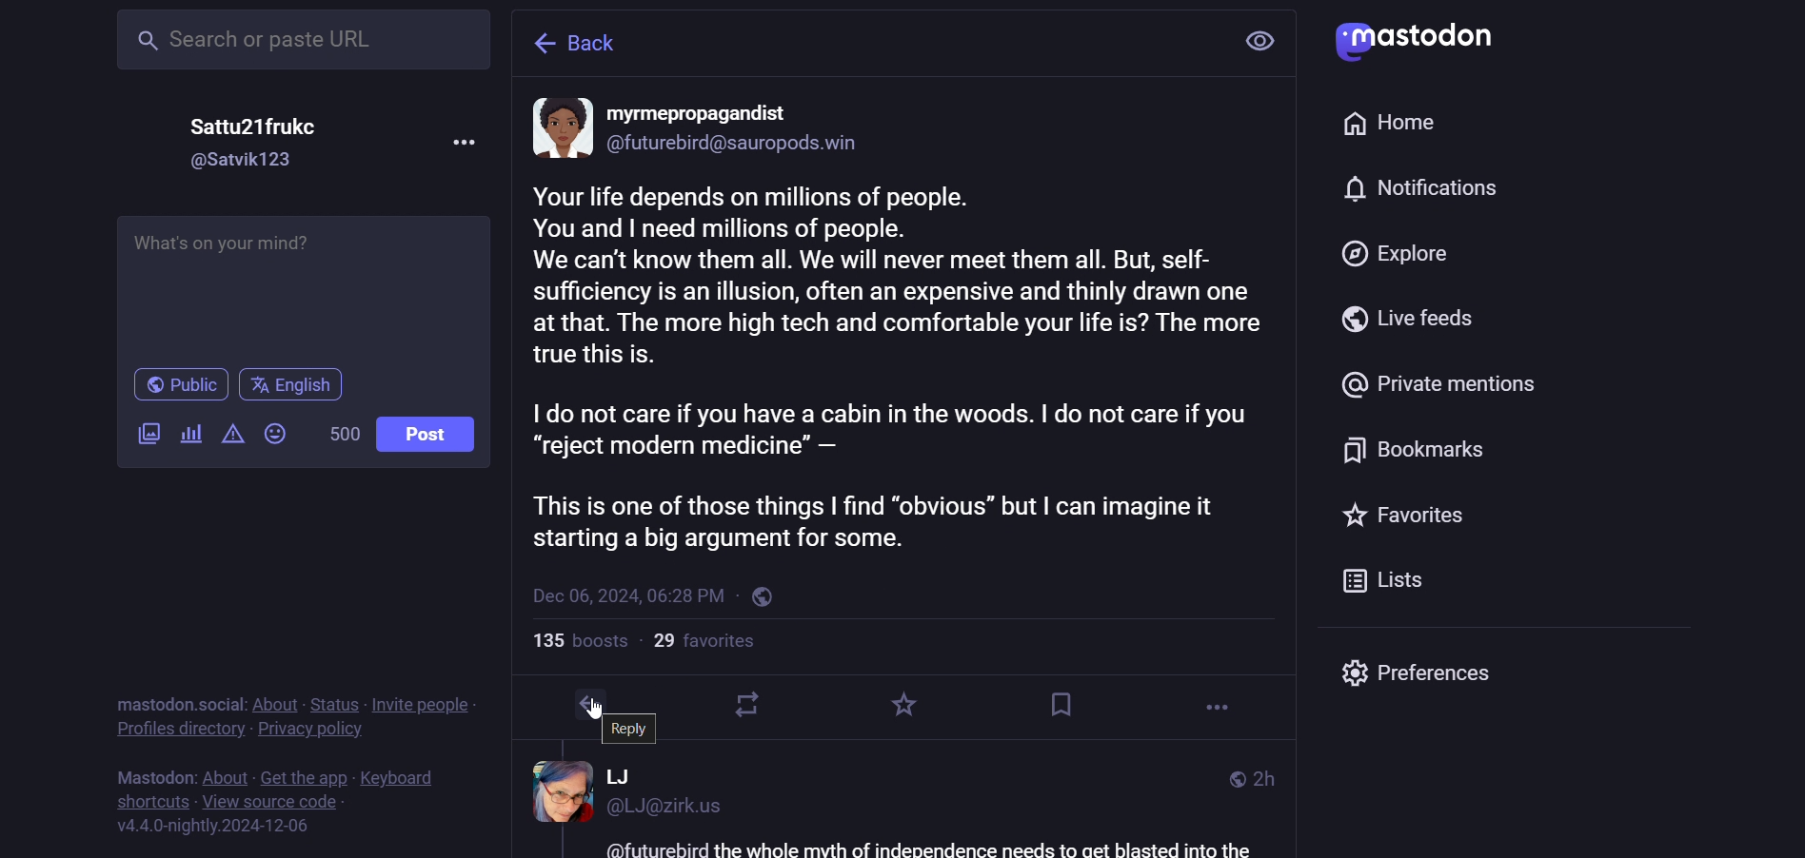 The image size is (1805, 858). What do you see at coordinates (675, 812) in the screenshot?
I see `id` at bounding box center [675, 812].